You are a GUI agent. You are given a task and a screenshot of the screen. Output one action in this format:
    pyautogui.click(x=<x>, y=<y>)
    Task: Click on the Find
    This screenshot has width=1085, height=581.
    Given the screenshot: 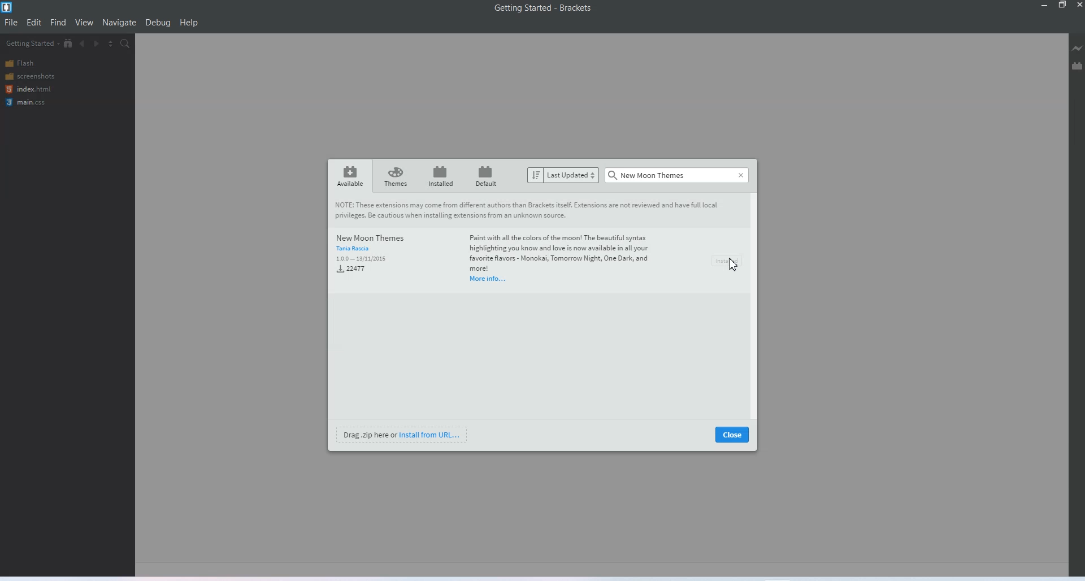 What is the action you would take?
    pyautogui.click(x=58, y=23)
    